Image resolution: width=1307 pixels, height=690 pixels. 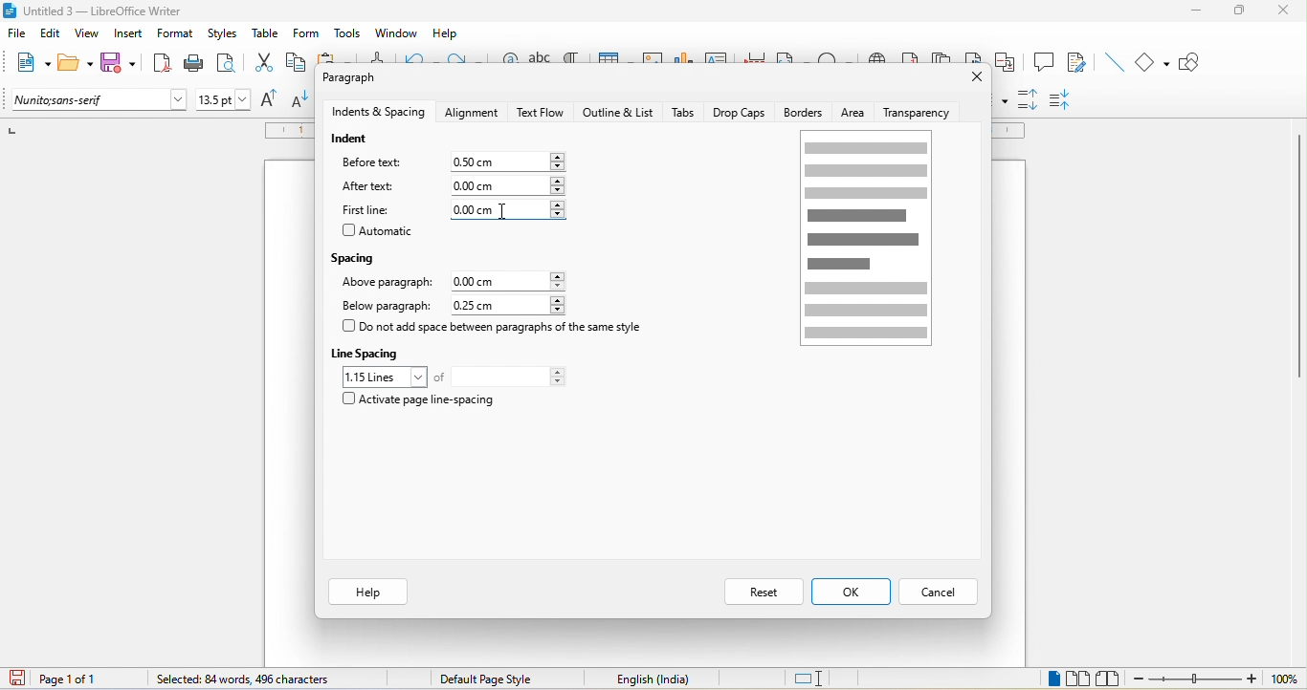 I want to click on 0.00cm, so click(x=496, y=211).